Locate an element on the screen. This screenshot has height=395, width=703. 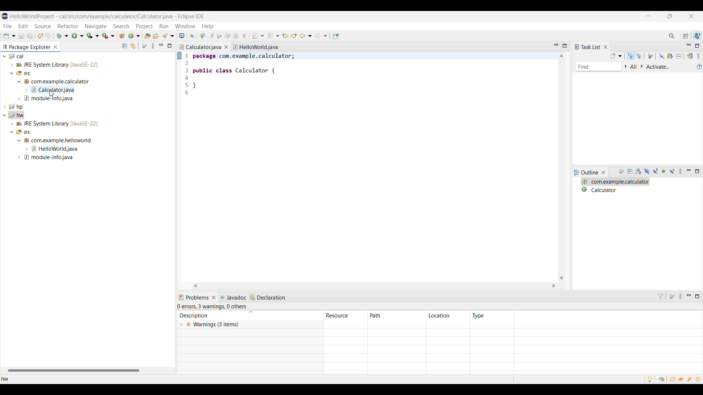
hp project is located at coordinates (86, 106).